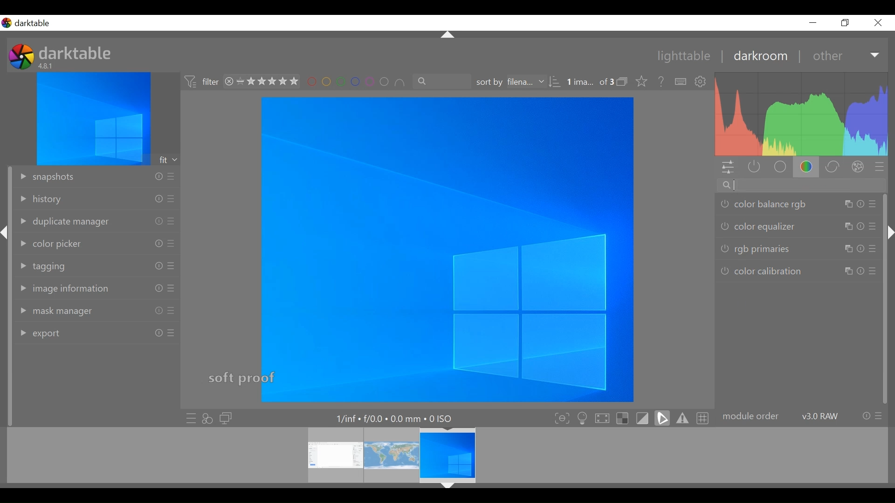 The width and height of the screenshot is (895, 503). Describe the element at coordinates (207, 418) in the screenshot. I see `quick access for applying any styles` at that location.